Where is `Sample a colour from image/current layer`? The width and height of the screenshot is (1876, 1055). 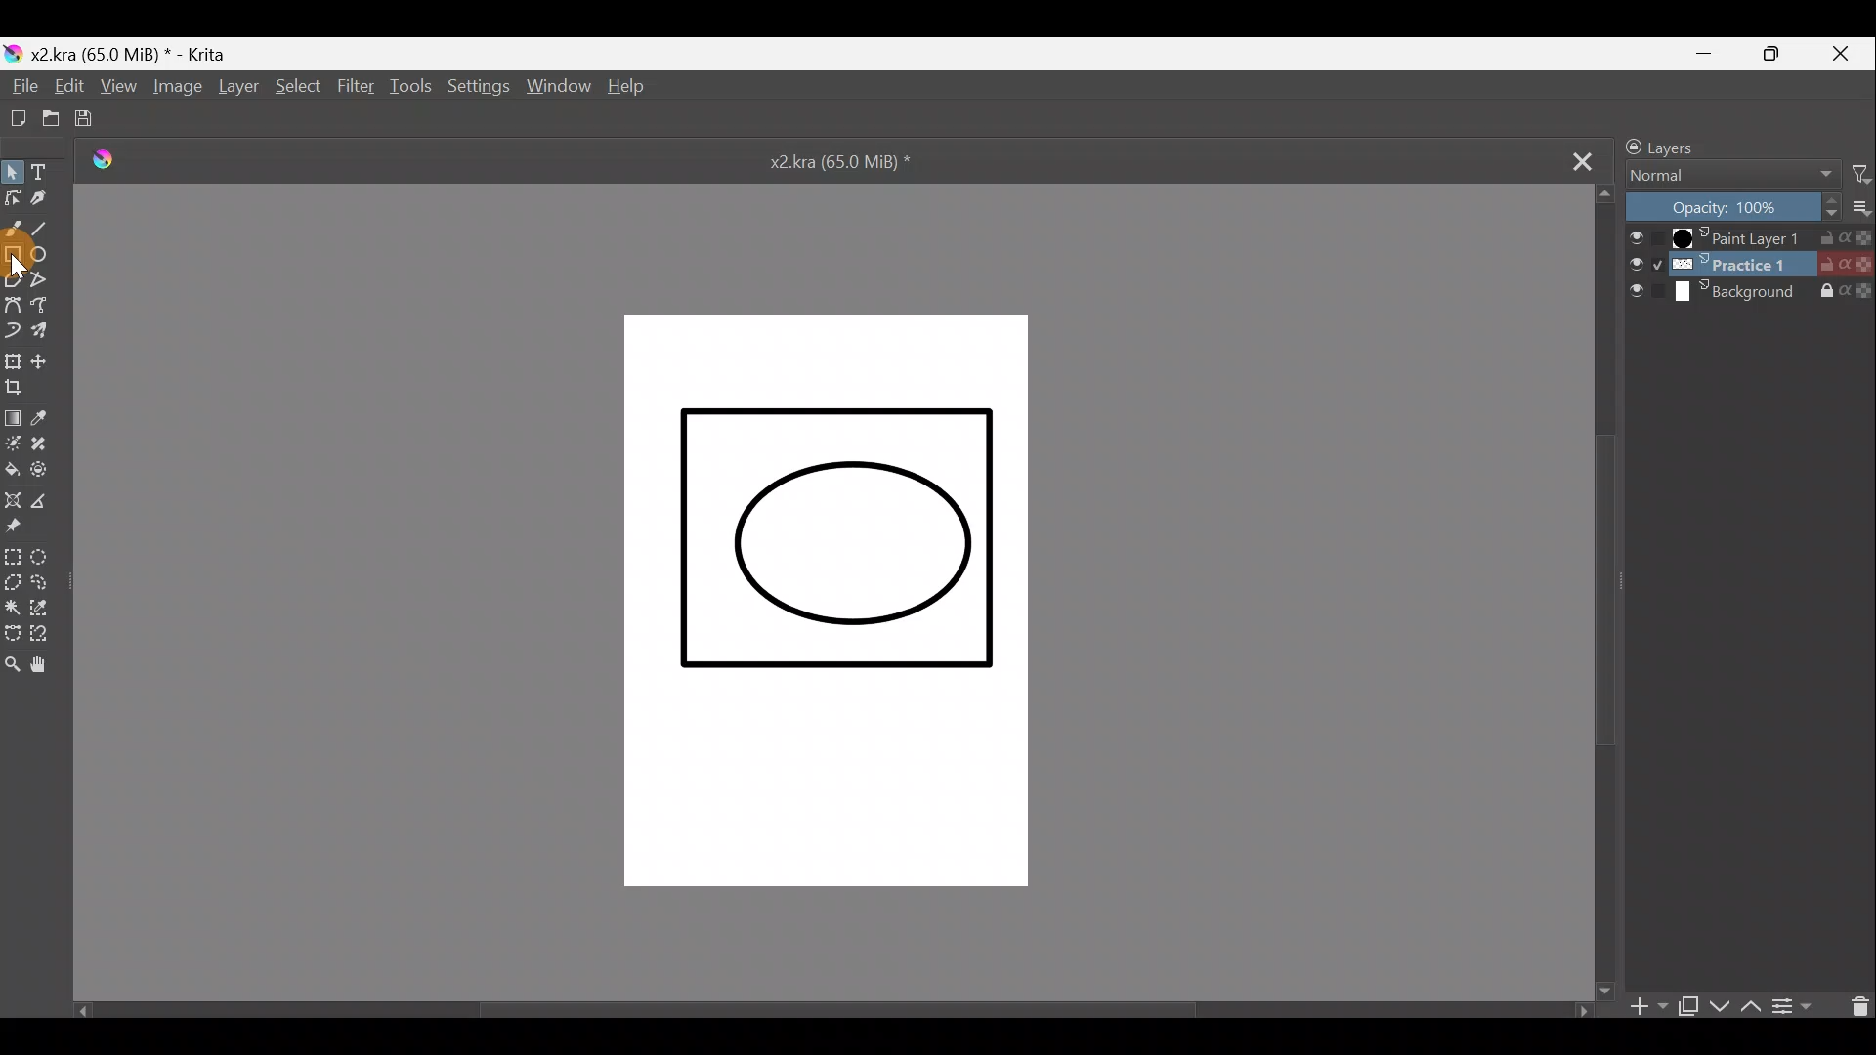
Sample a colour from image/current layer is located at coordinates (56, 418).